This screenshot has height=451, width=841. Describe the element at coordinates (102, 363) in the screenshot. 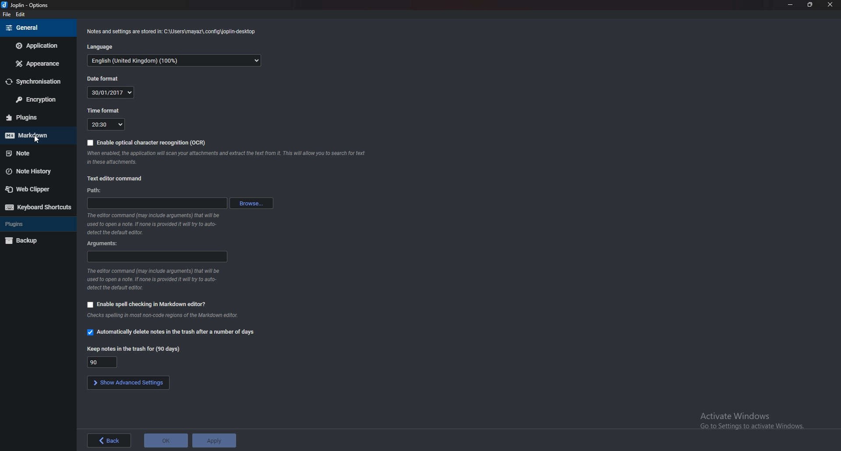

I see `keep notes in trash for` at that location.